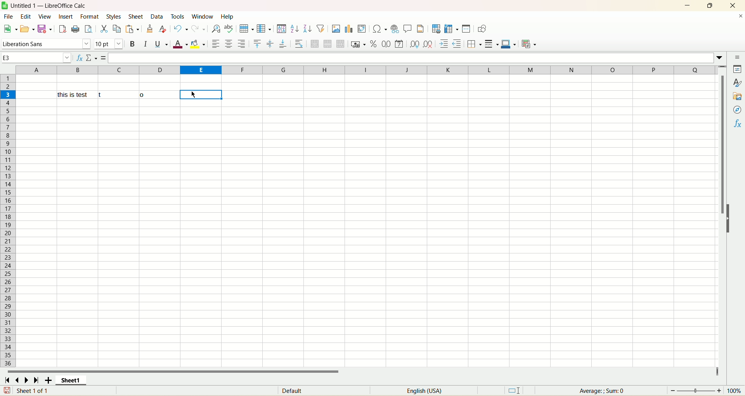  Describe the element at coordinates (362, 370) in the screenshot. I see `horizontal scroll bar` at that location.